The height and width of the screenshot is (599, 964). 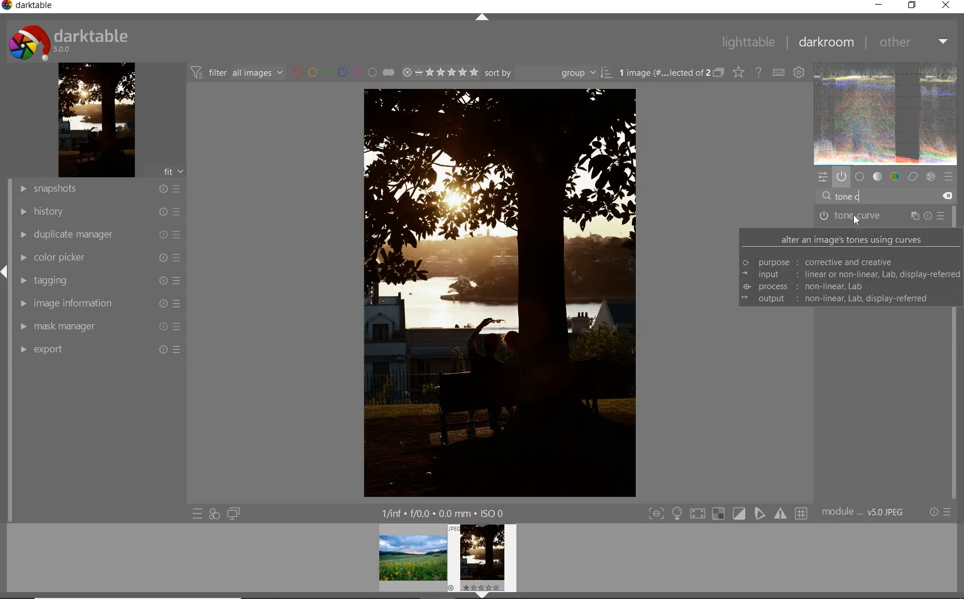 What do you see at coordinates (780, 72) in the screenshot?
I see `define keyboard shortcuts` at bounding box center [780, 72].